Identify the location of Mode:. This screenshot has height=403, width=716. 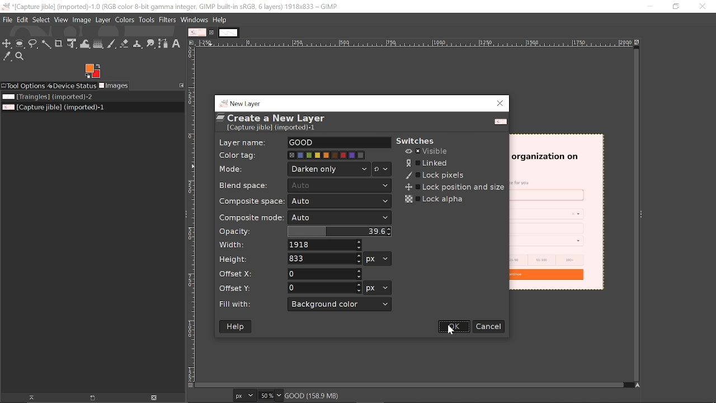
(233, 170).